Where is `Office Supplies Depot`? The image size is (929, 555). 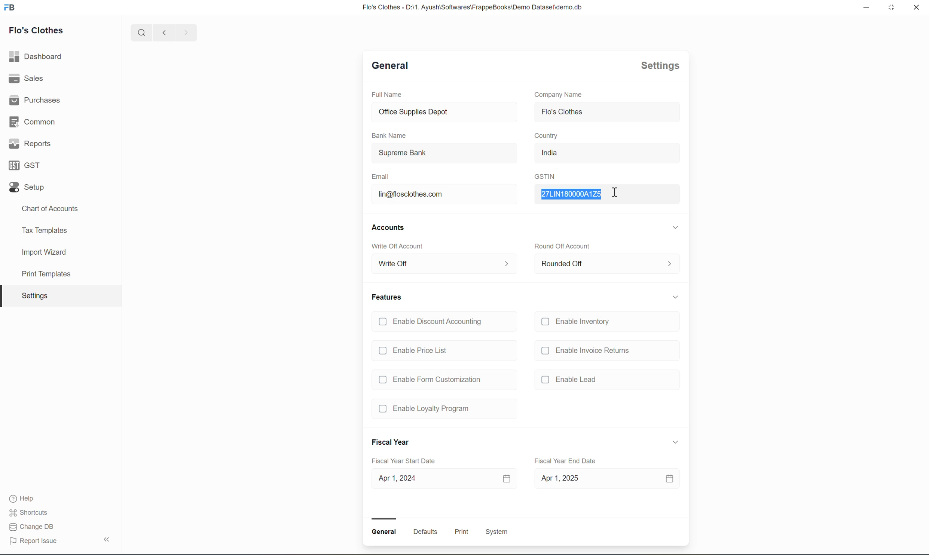 Office Supplies Depot is located at coordinates (444, 112).